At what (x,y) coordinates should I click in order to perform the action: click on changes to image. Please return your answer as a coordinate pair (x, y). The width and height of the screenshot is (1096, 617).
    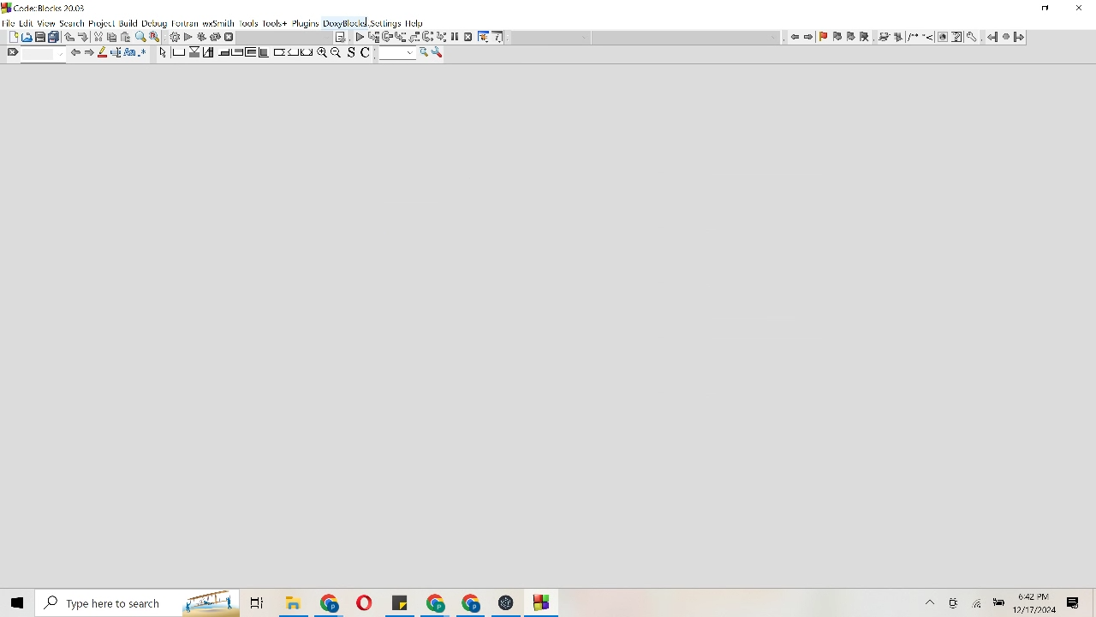
    Looking at the image, I should click on (919, 38).